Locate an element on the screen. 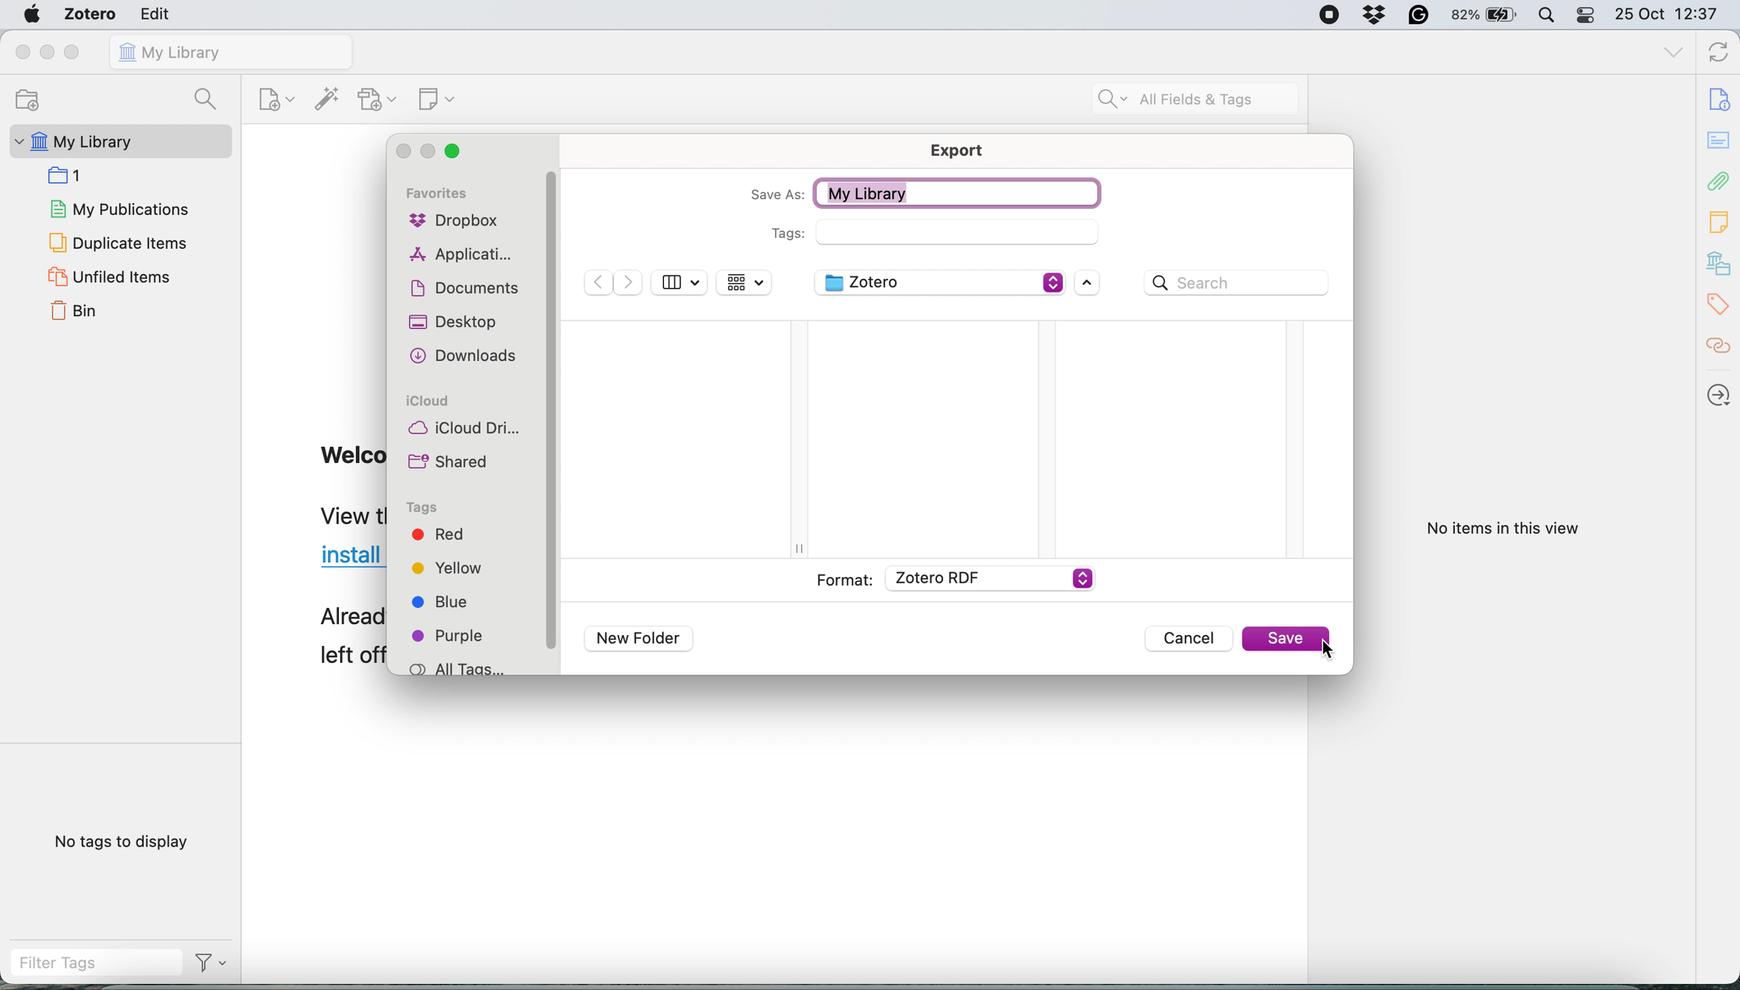  note is located at coordinates (1719, 225).